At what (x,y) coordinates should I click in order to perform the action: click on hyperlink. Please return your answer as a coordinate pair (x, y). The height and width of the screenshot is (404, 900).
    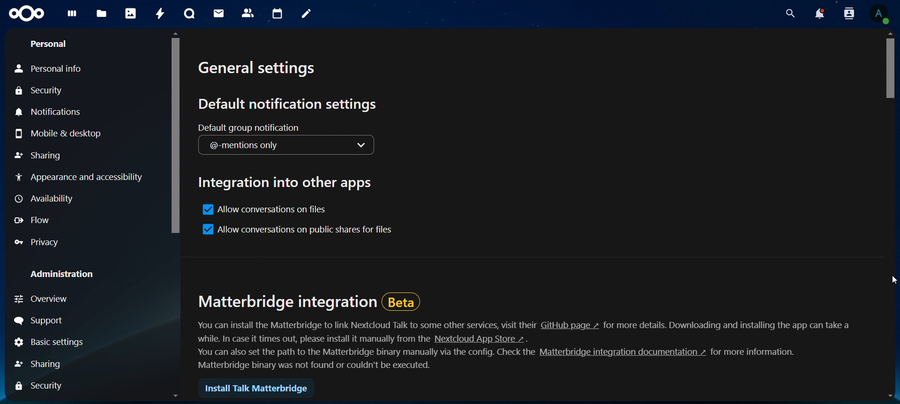
    Looking at the image, I should click on (620, 353).